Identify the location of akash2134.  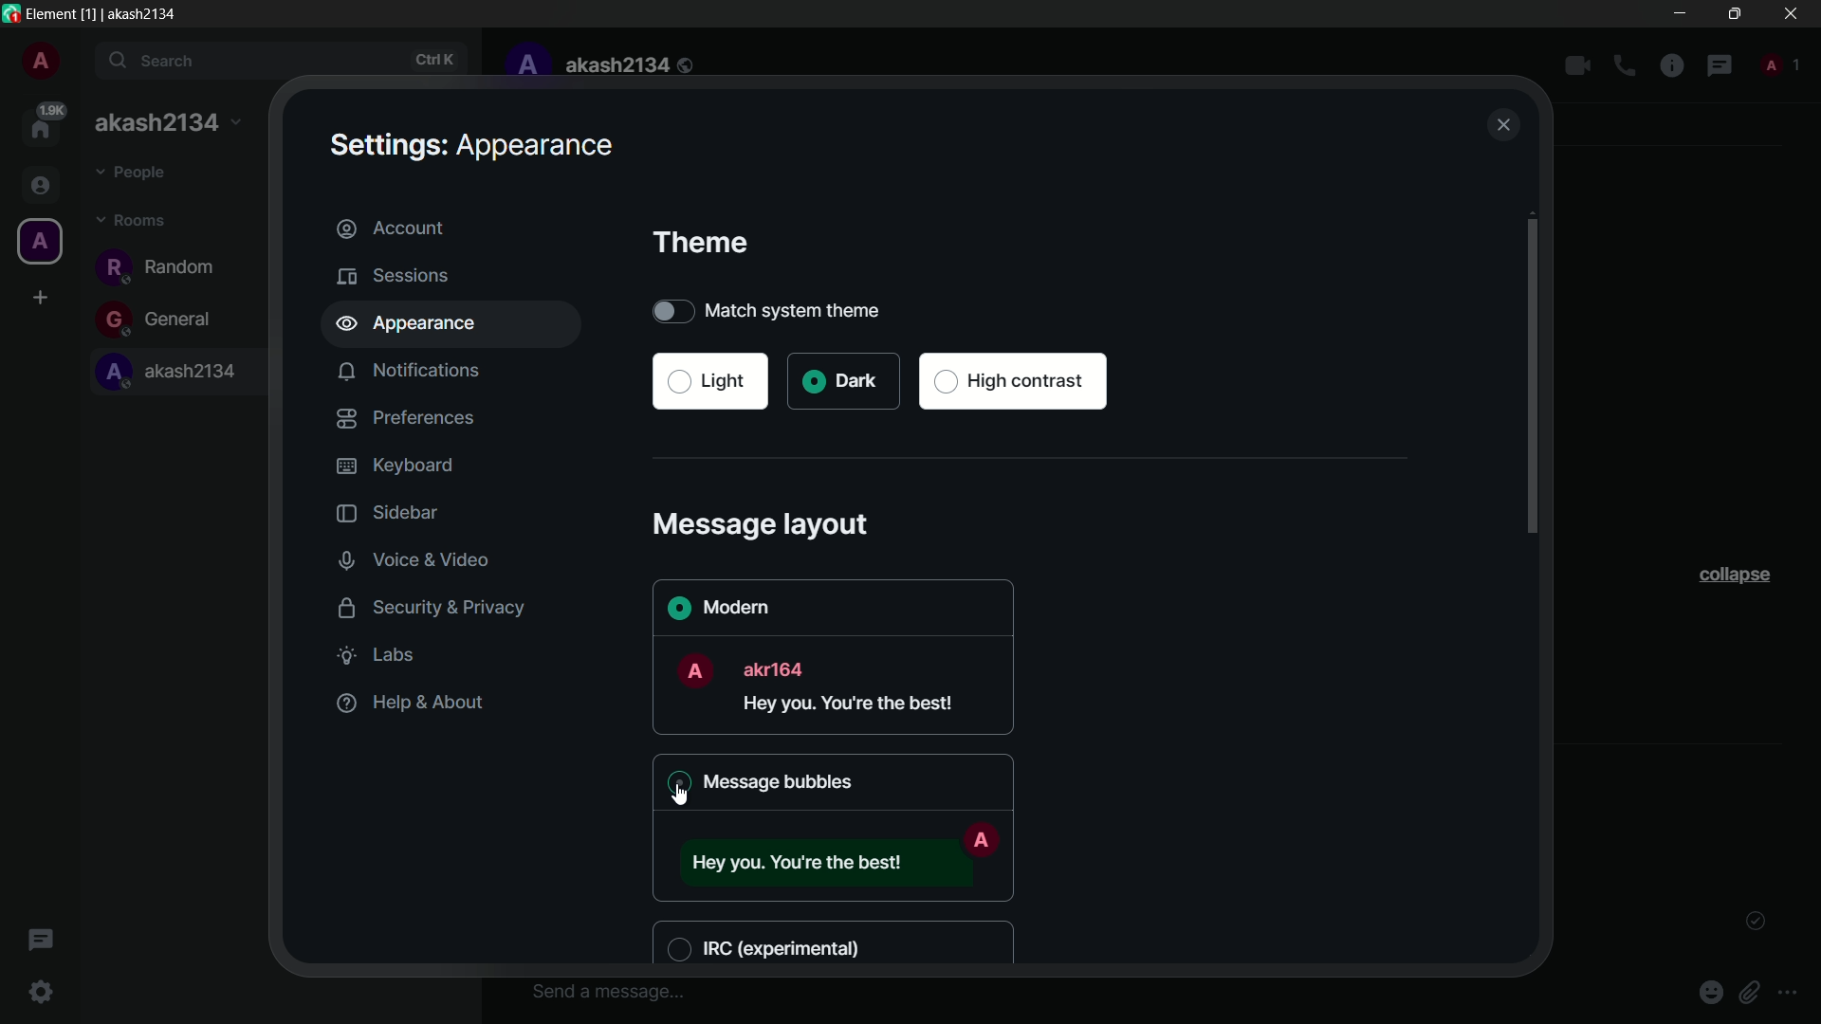
(167, 125).